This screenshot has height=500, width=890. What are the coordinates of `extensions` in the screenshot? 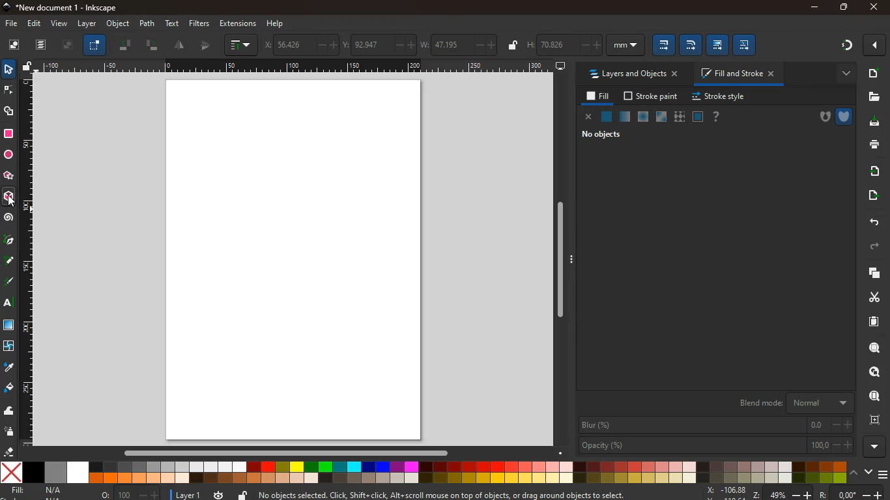 It's located at (237, 23).